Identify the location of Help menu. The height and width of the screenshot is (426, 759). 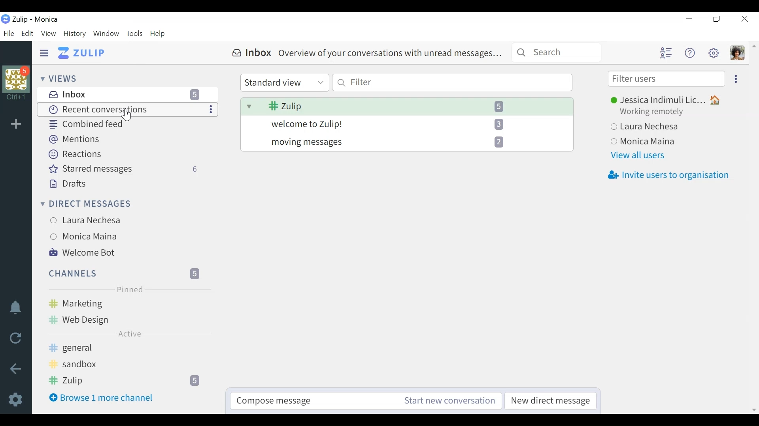
(690, 53).